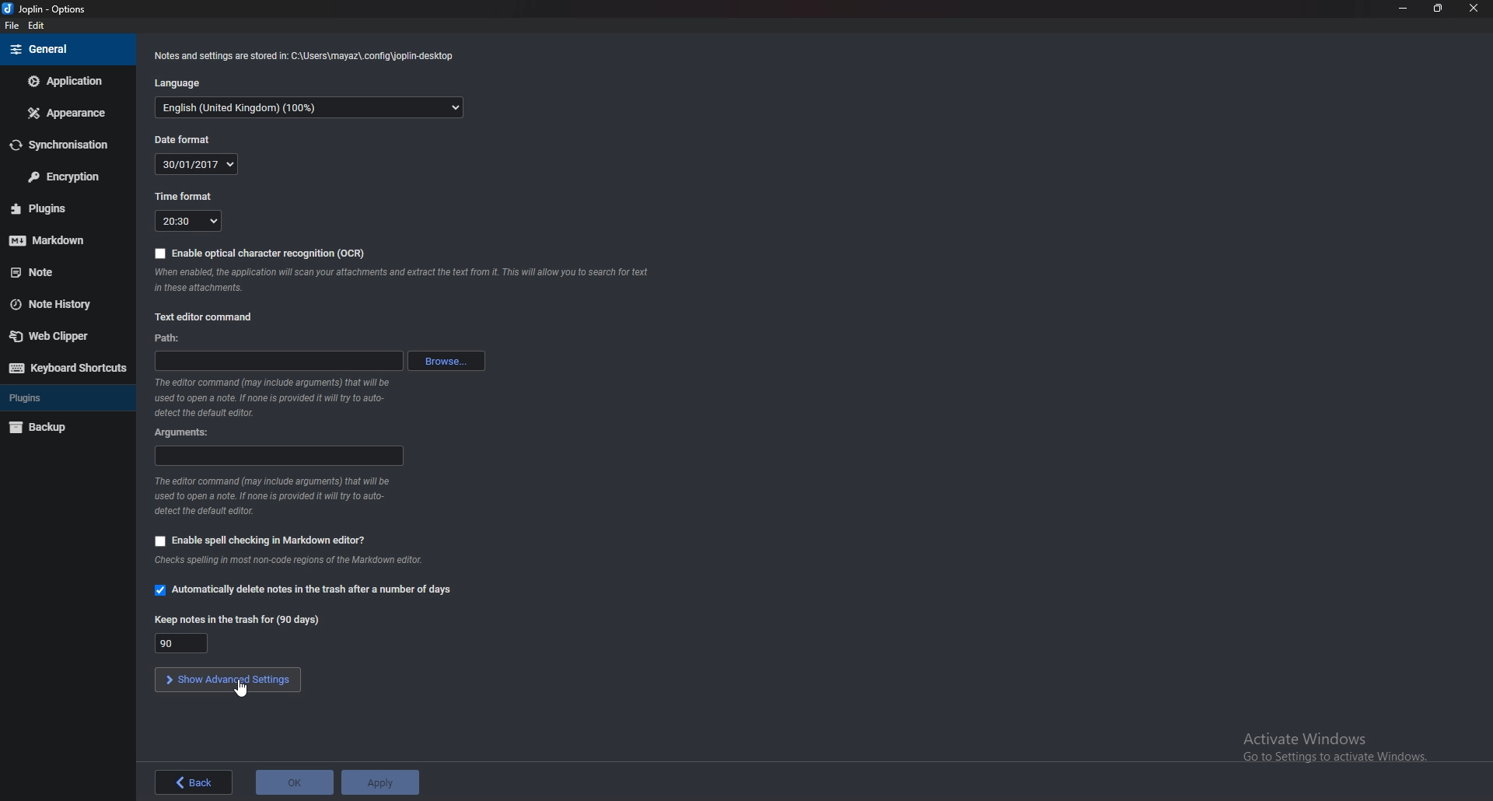 Image resolution: width=1493 pixels, height=801 pixels. What do you see at coordinates (194, 782) in the screenshot?
I see `Back` at bounding box center [194, 782].